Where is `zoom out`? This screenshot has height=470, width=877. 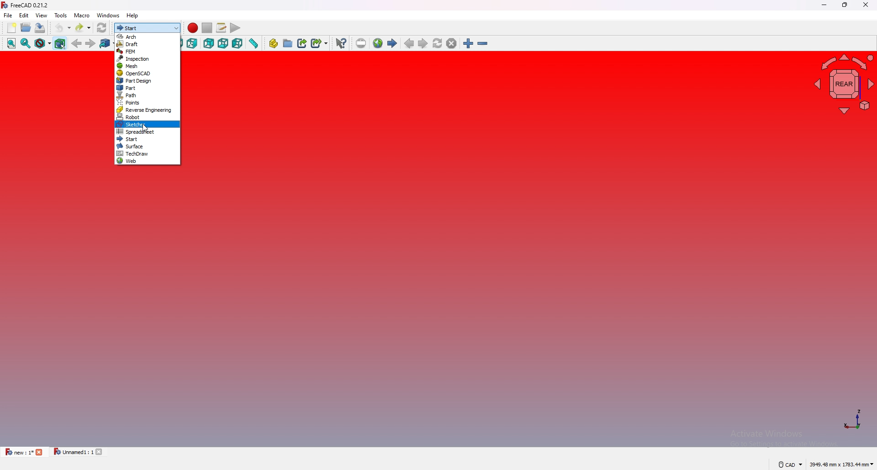
zoom out is located at coordinates (483, 43).